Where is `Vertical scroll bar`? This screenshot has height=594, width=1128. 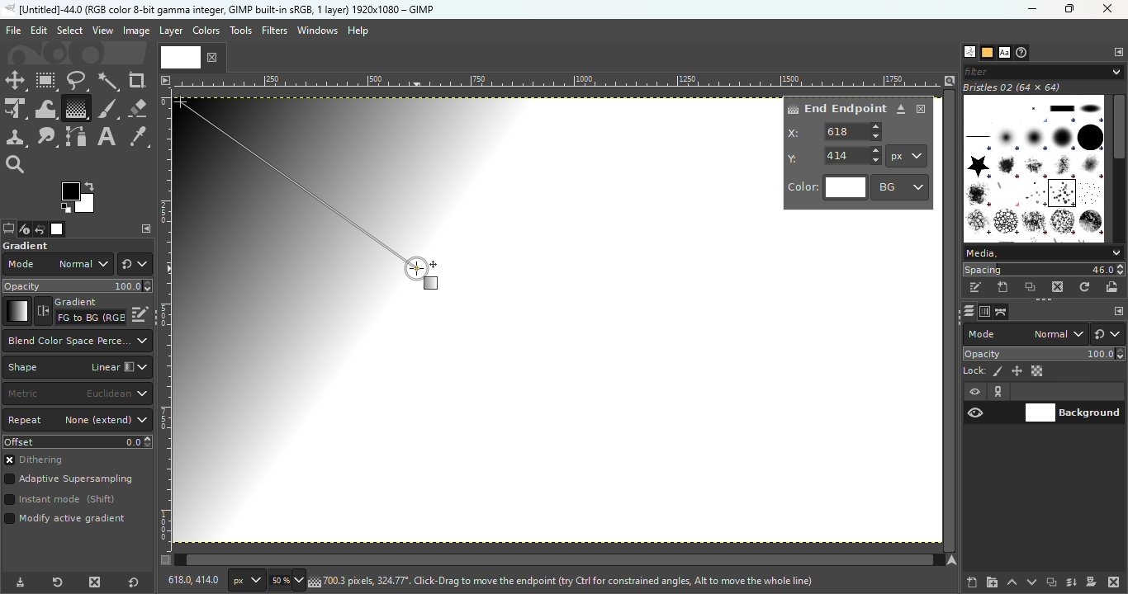 Vertical scroll bar is located at coordinates (551, 560).